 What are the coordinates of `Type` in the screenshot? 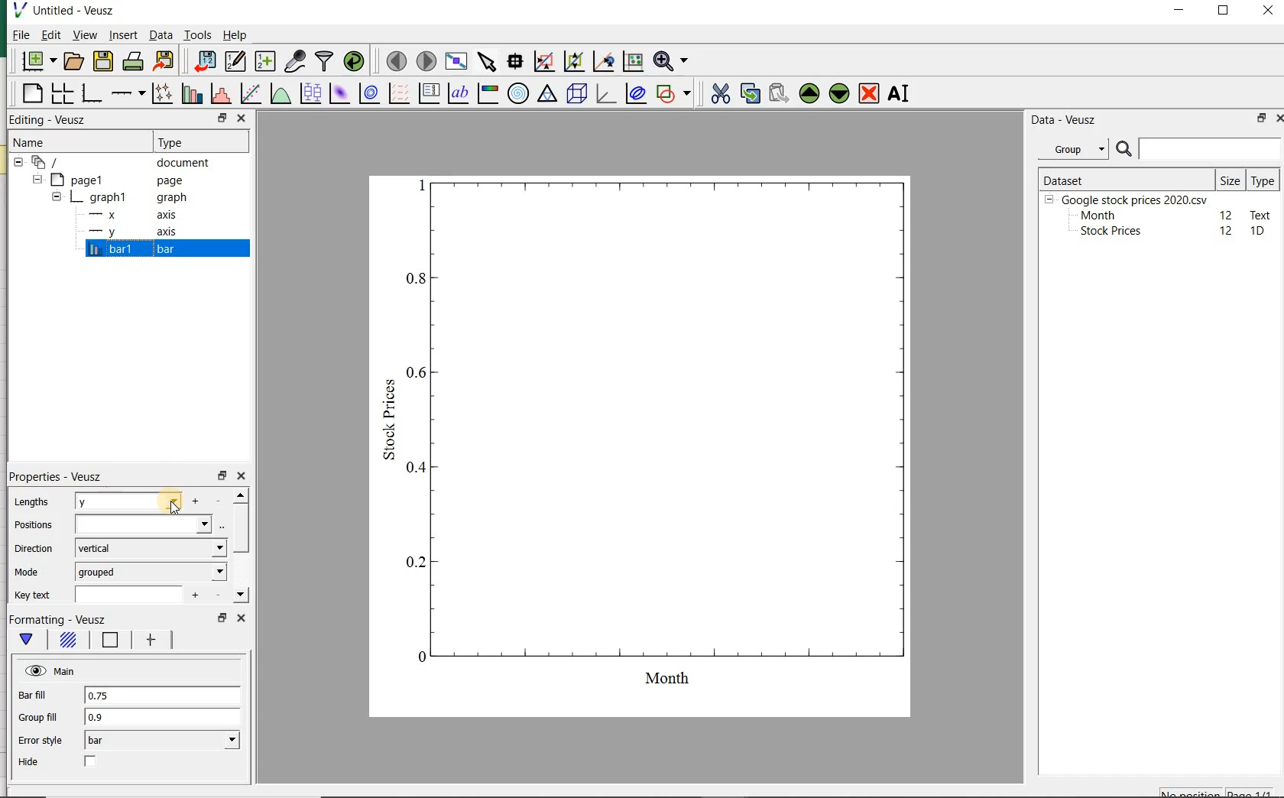 It's located at (1263, 180).